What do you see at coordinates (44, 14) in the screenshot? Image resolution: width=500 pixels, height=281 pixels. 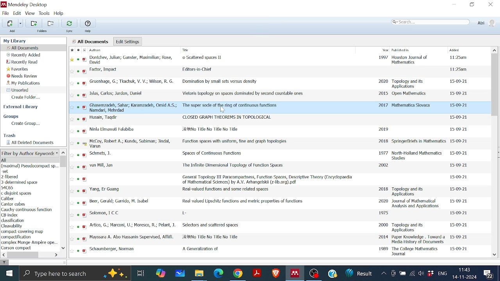 I see `Tools` at bounding box center [44, 14].